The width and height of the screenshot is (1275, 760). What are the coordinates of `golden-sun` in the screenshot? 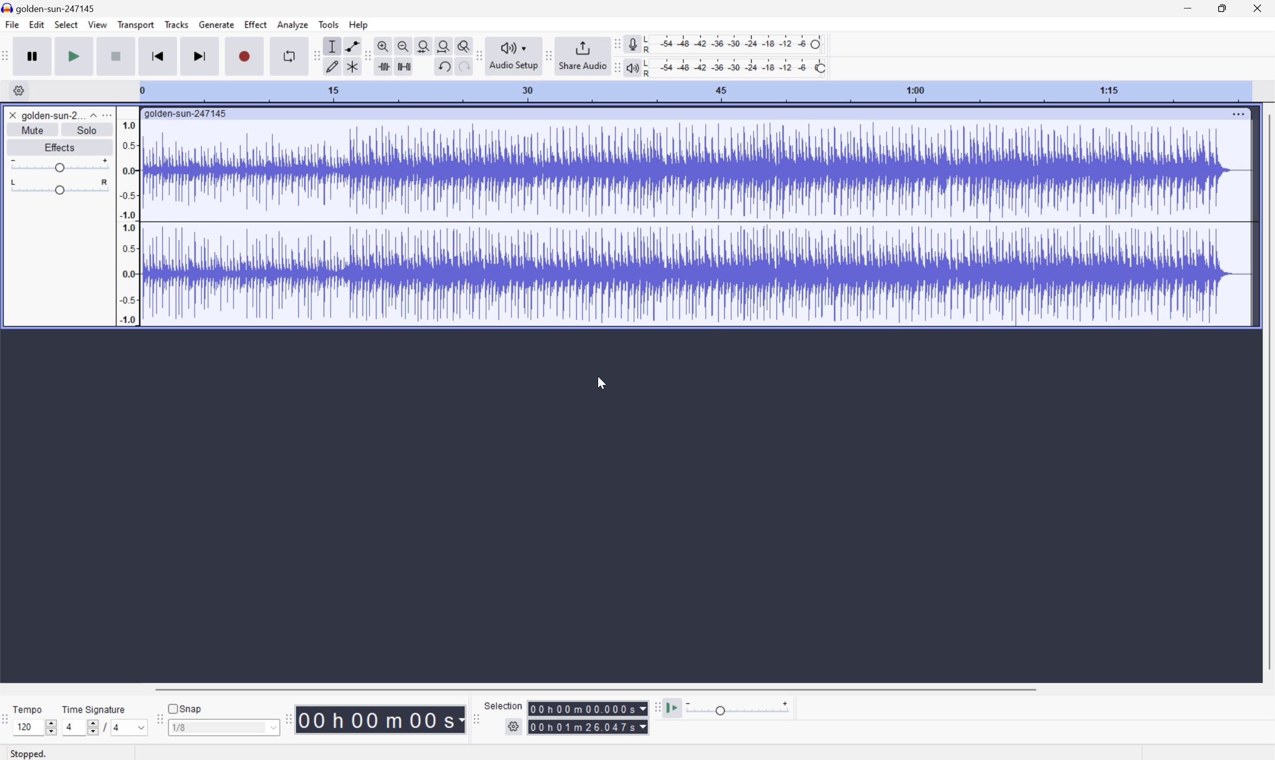 It's located at (42, 115).